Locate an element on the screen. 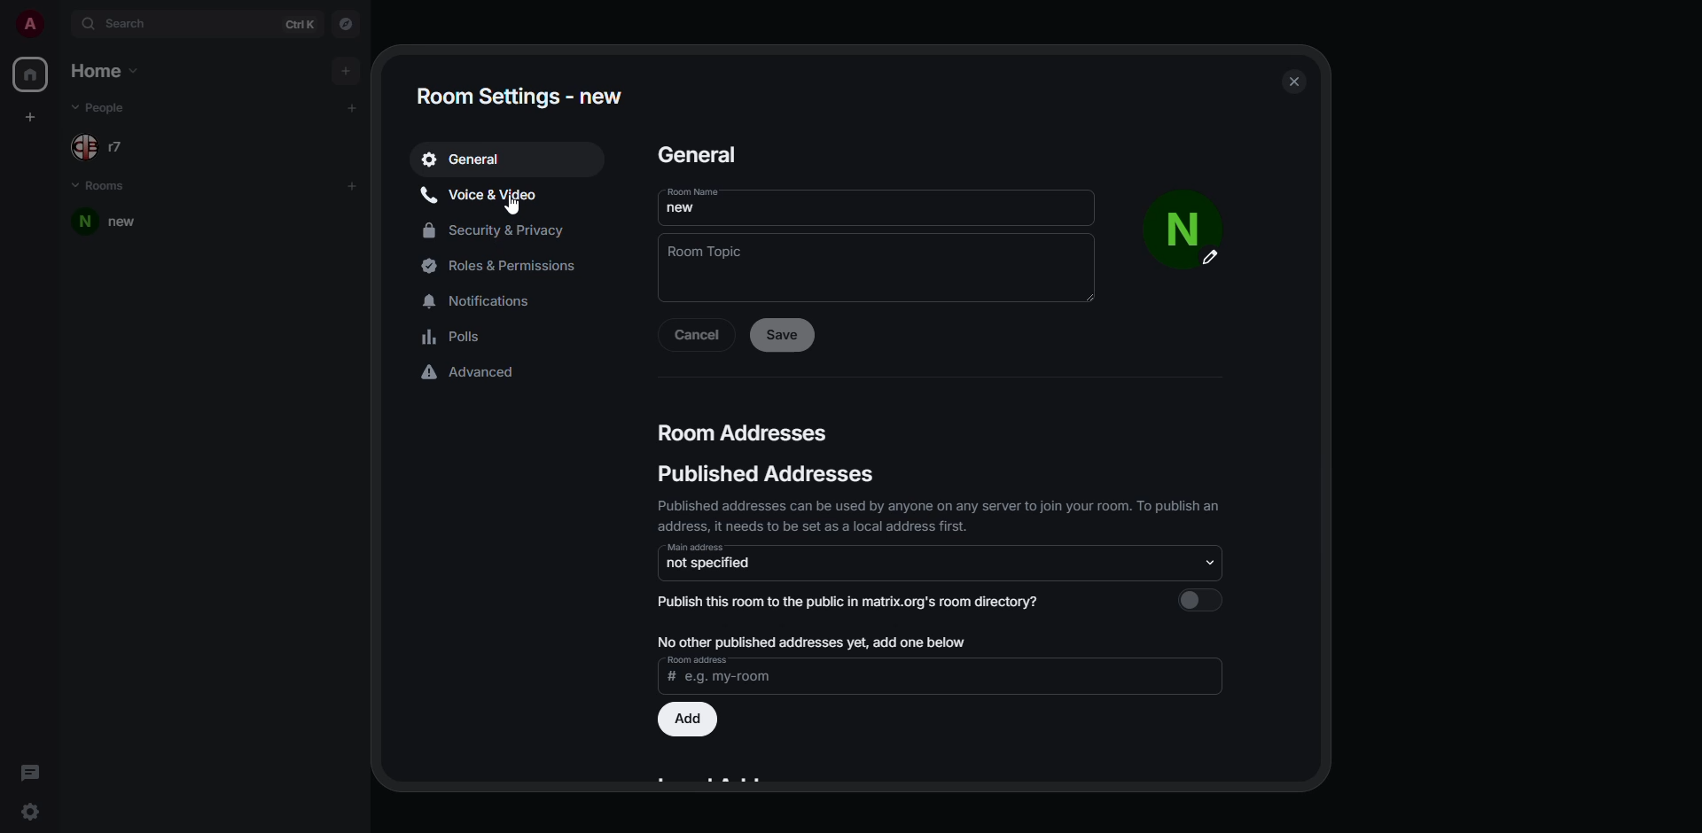 This screenshot has height=833, width=1702. room options is located at coordinates (362, 223).